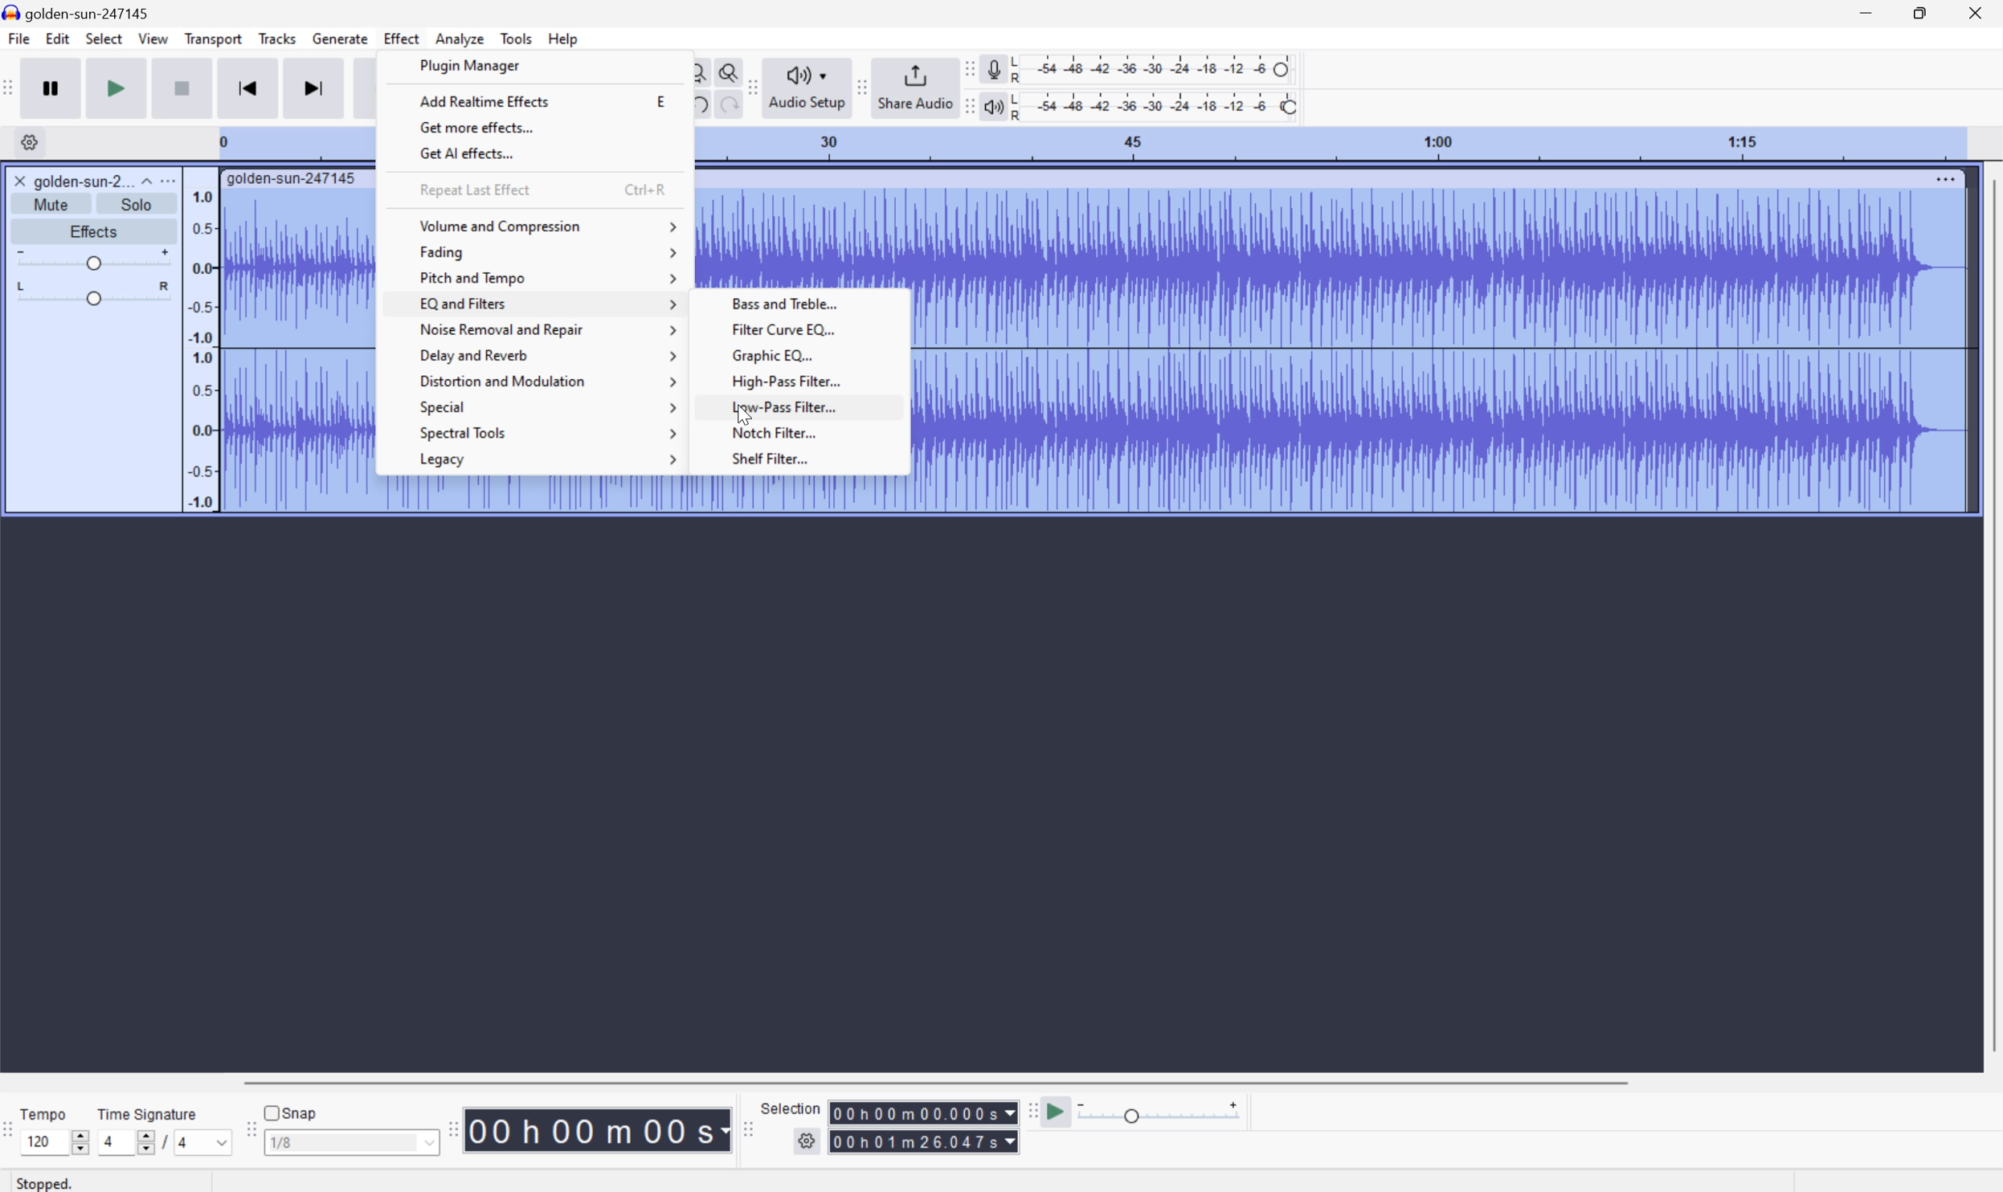 Image resolution: width=2003 pixels, height=1192 pixels. I want to click on golden-sun-2..., so click(92, 180).